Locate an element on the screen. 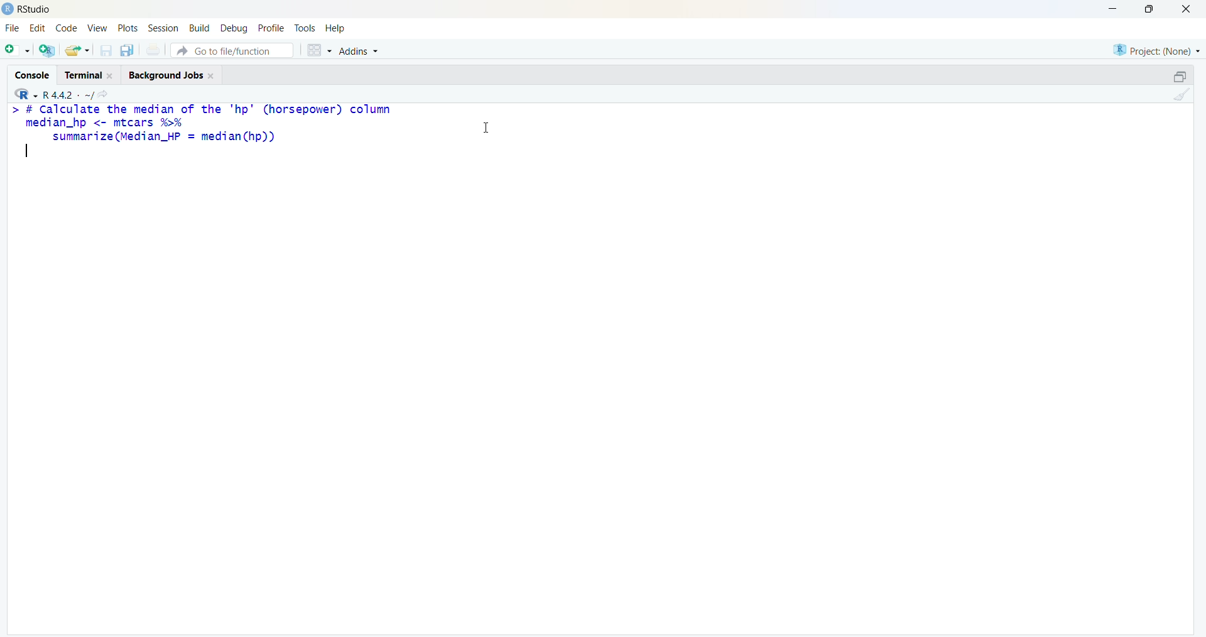 Image resolution: width=1206 pixels, height=637 pixels. share folder as is located at coordinates (78, 50).